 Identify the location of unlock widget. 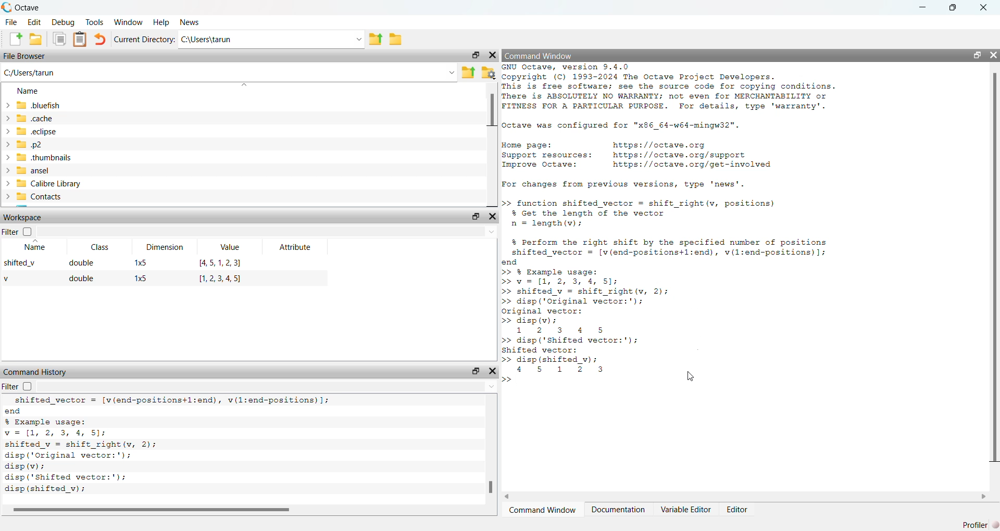
(472, 55).